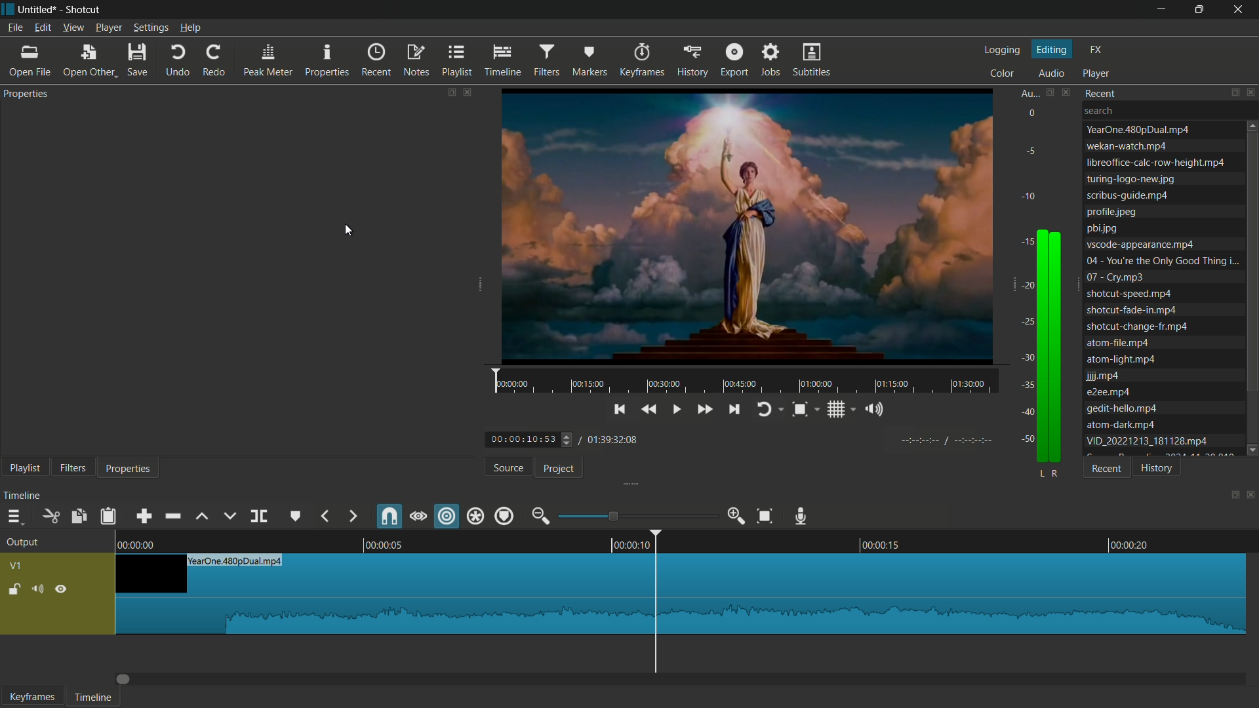  I want to click on player menu, so click(108, 28).